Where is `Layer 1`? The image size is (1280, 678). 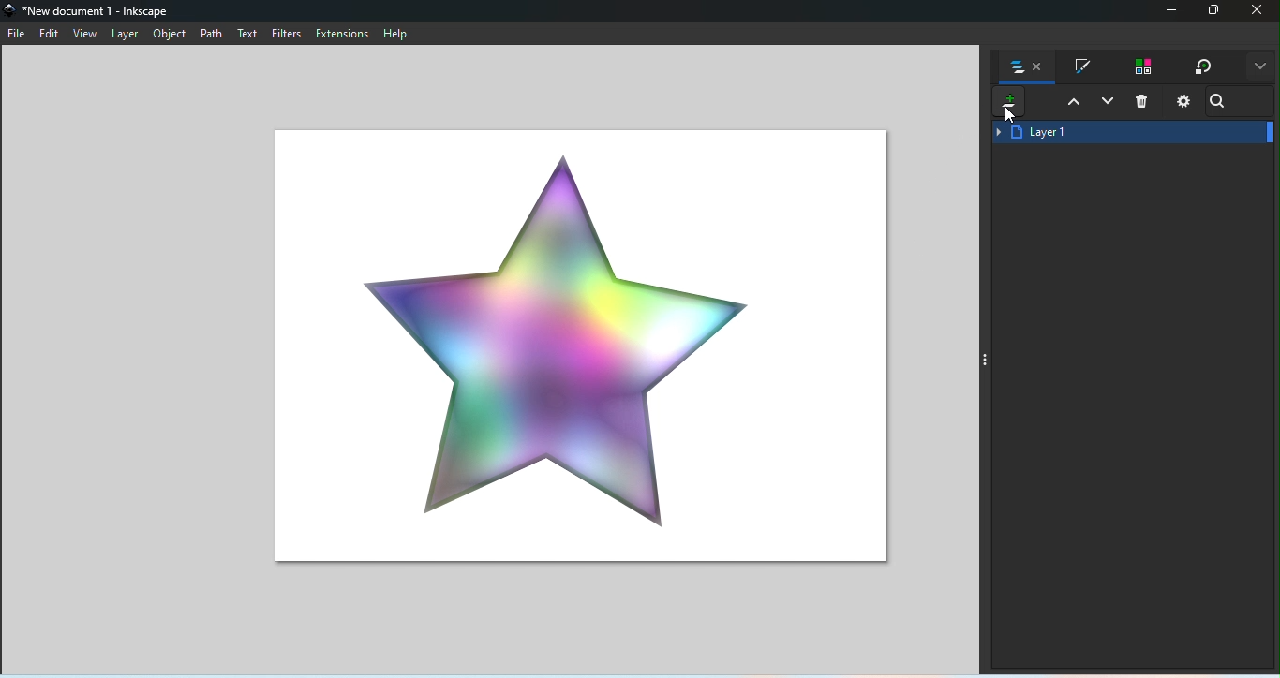 Layer 1 is located at coordinates (1132, 133).